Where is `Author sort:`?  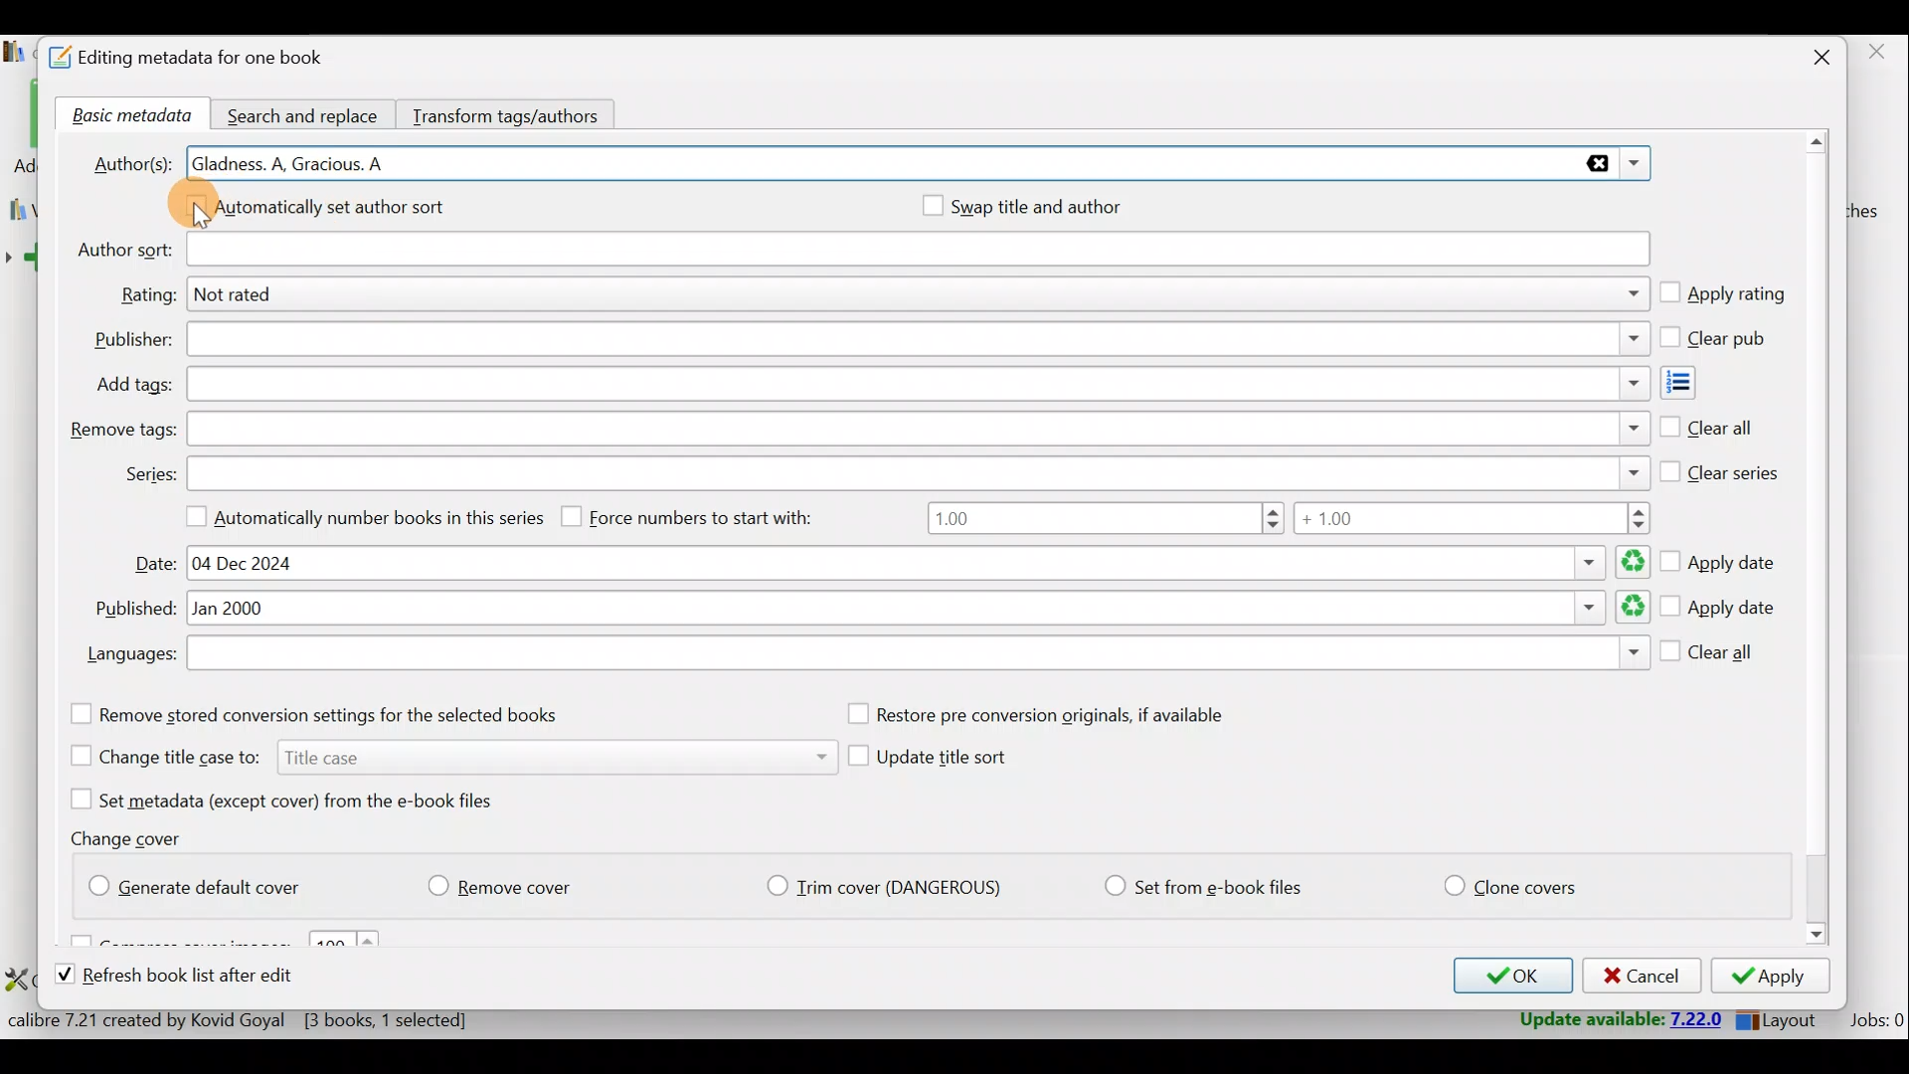
Author sort: is located at coordinates (122, 251).